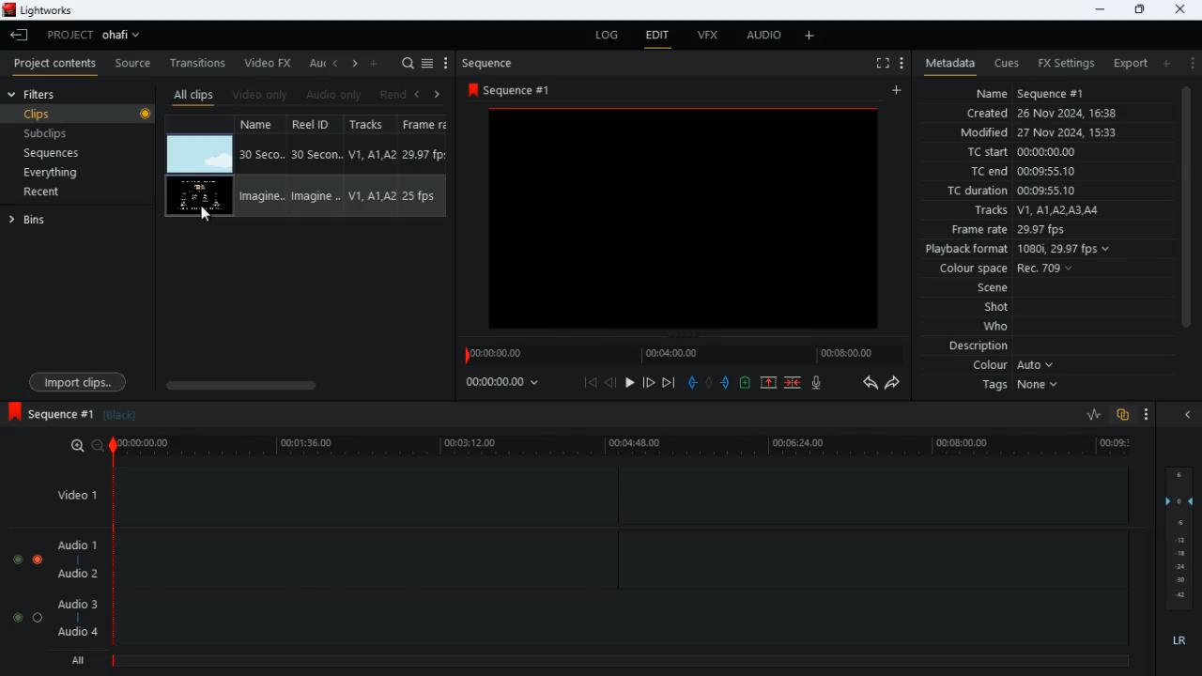 The image size is (1202, 676). I want to click on full screen, so click(875, 64).